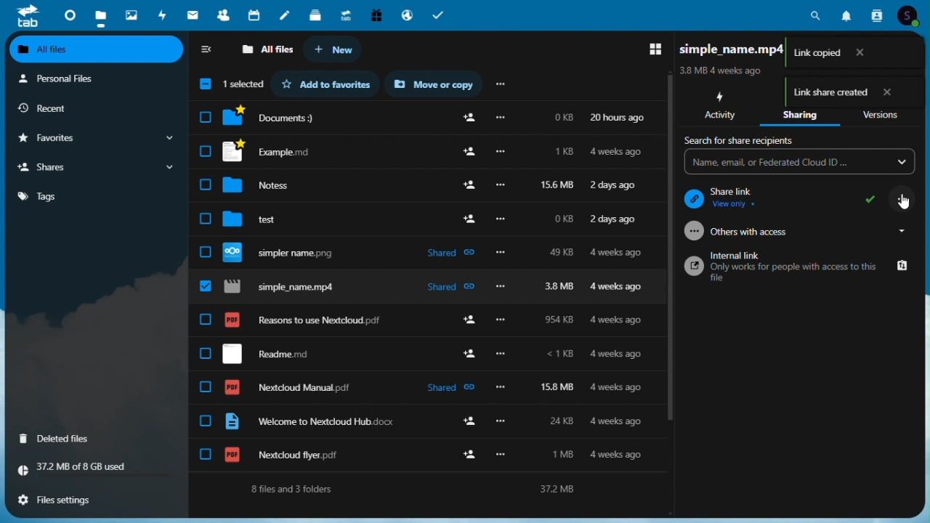 This screenshot has height=523, width=930. Describe the element at coordinates (650, 49) in the screenshot. I see `Switch to grid view` at that location.